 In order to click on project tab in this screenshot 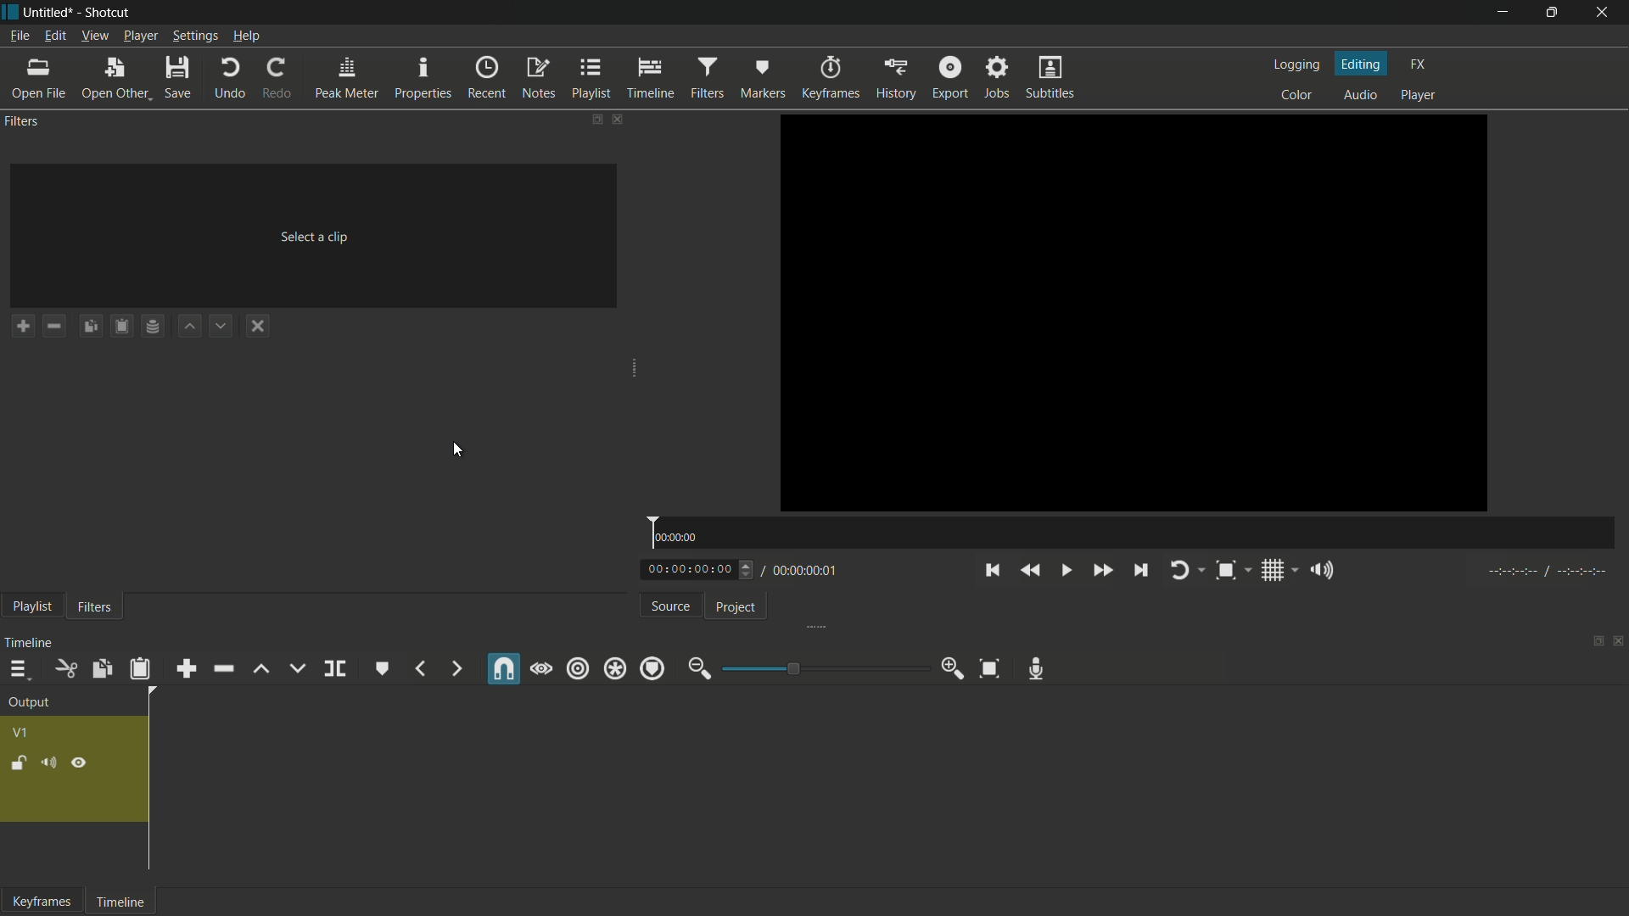, I will do `click(736, 608)`.